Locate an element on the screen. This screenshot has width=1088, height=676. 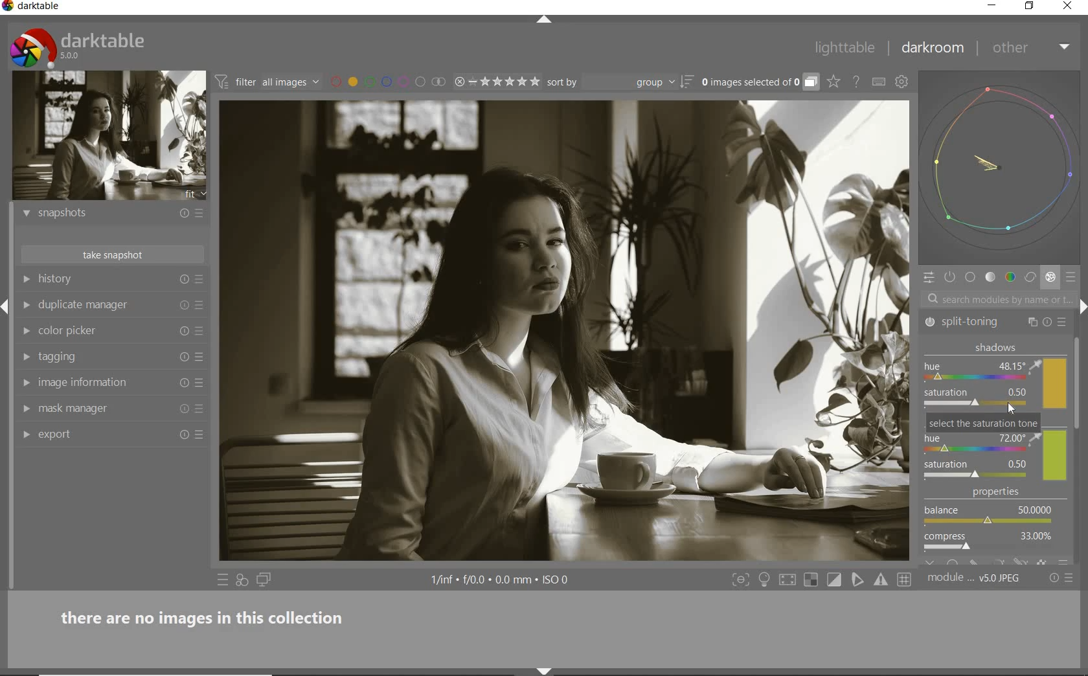
click to change the type of overlay shown on thumbnails is located at coordinates (834, 82).